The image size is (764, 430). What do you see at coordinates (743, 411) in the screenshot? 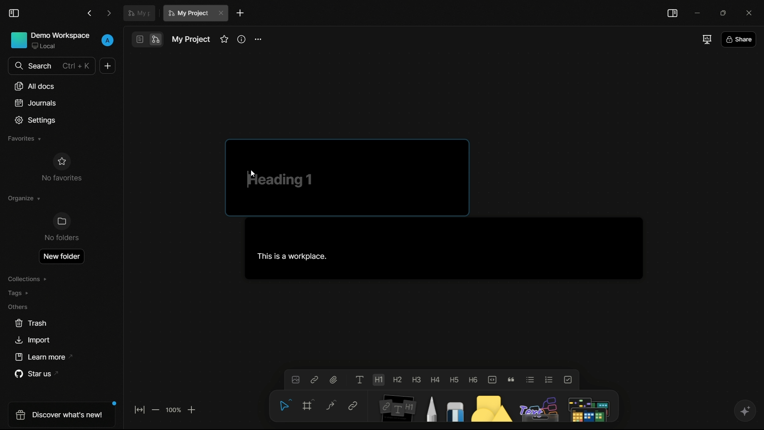
I see `ai assistant` at bounding box center [743, 411].